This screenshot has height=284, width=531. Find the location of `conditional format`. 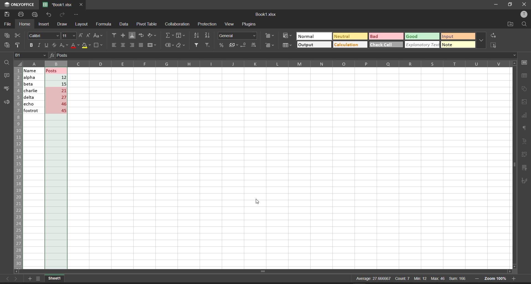

conditional format is located at coordinates (289, 36).